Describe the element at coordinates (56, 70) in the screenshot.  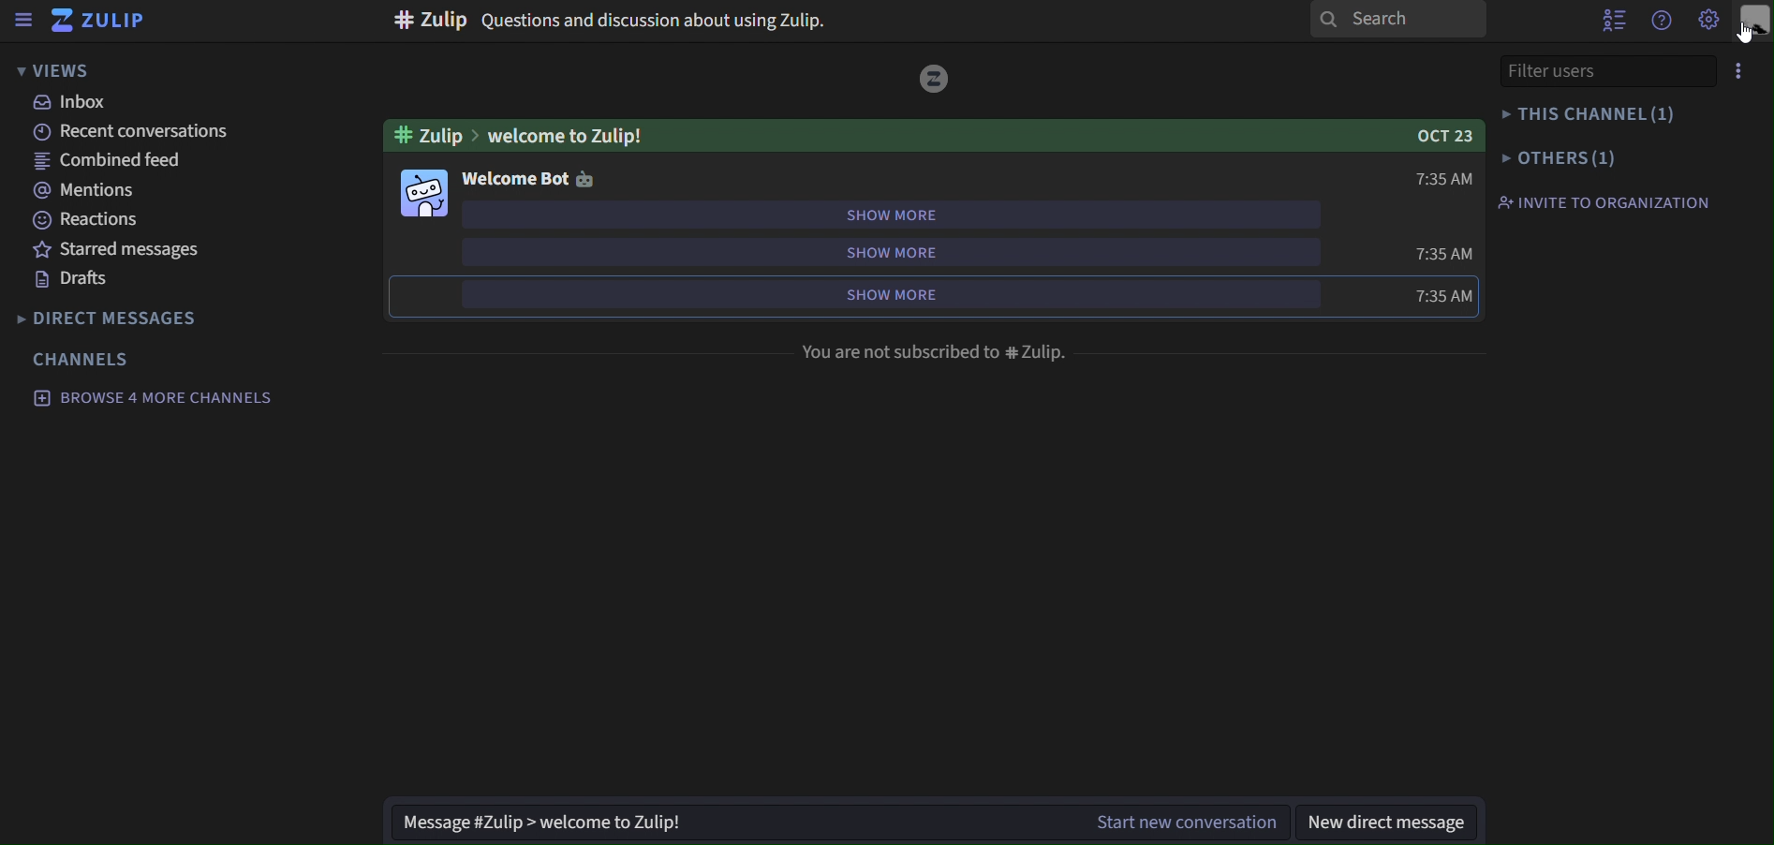
I see `view` at that location.